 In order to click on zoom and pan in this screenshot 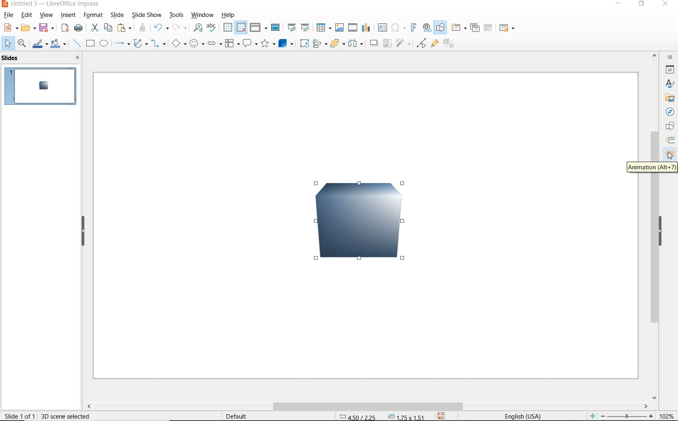, I will do `click(22, 44)`.